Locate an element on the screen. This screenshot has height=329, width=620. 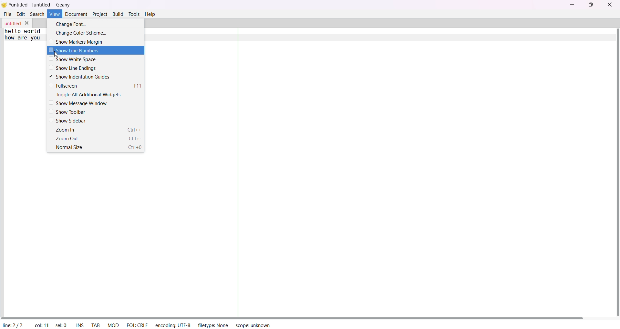
help is located at coordinates (150, 15).